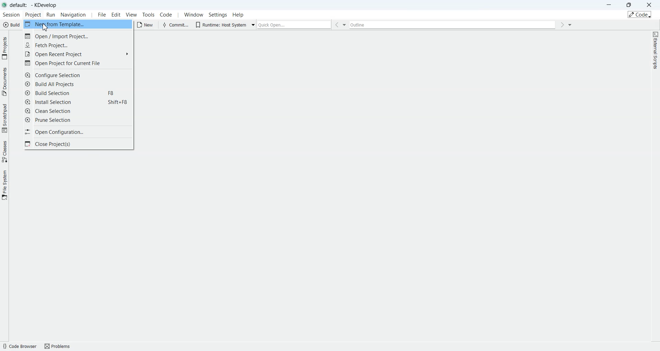 Image resolution: width=660 pixels, height=351 pixels. Describe the element at coordinates (218, 14) in the screenshot. I see `Settings` at that location.